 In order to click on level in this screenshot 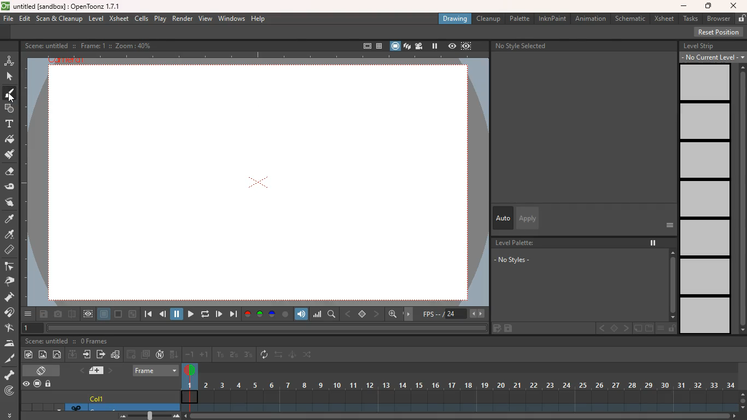, I will do `click(97, 18)`.